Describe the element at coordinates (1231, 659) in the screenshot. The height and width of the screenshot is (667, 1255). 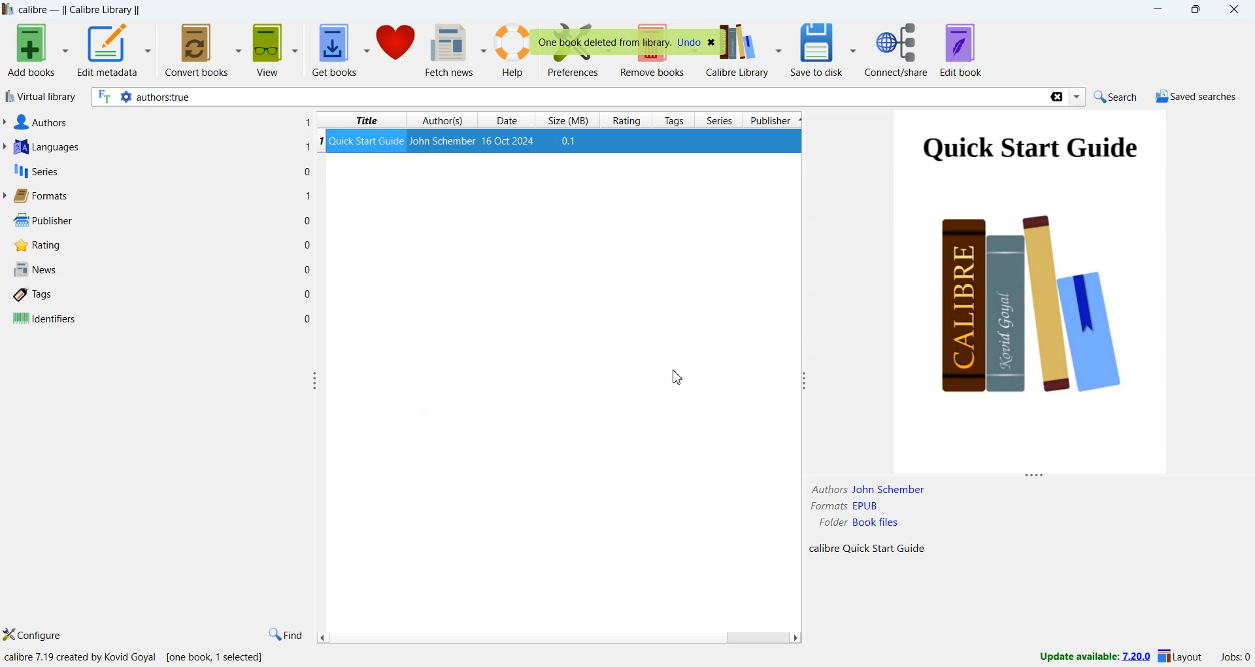
I see `jobs` at that location.